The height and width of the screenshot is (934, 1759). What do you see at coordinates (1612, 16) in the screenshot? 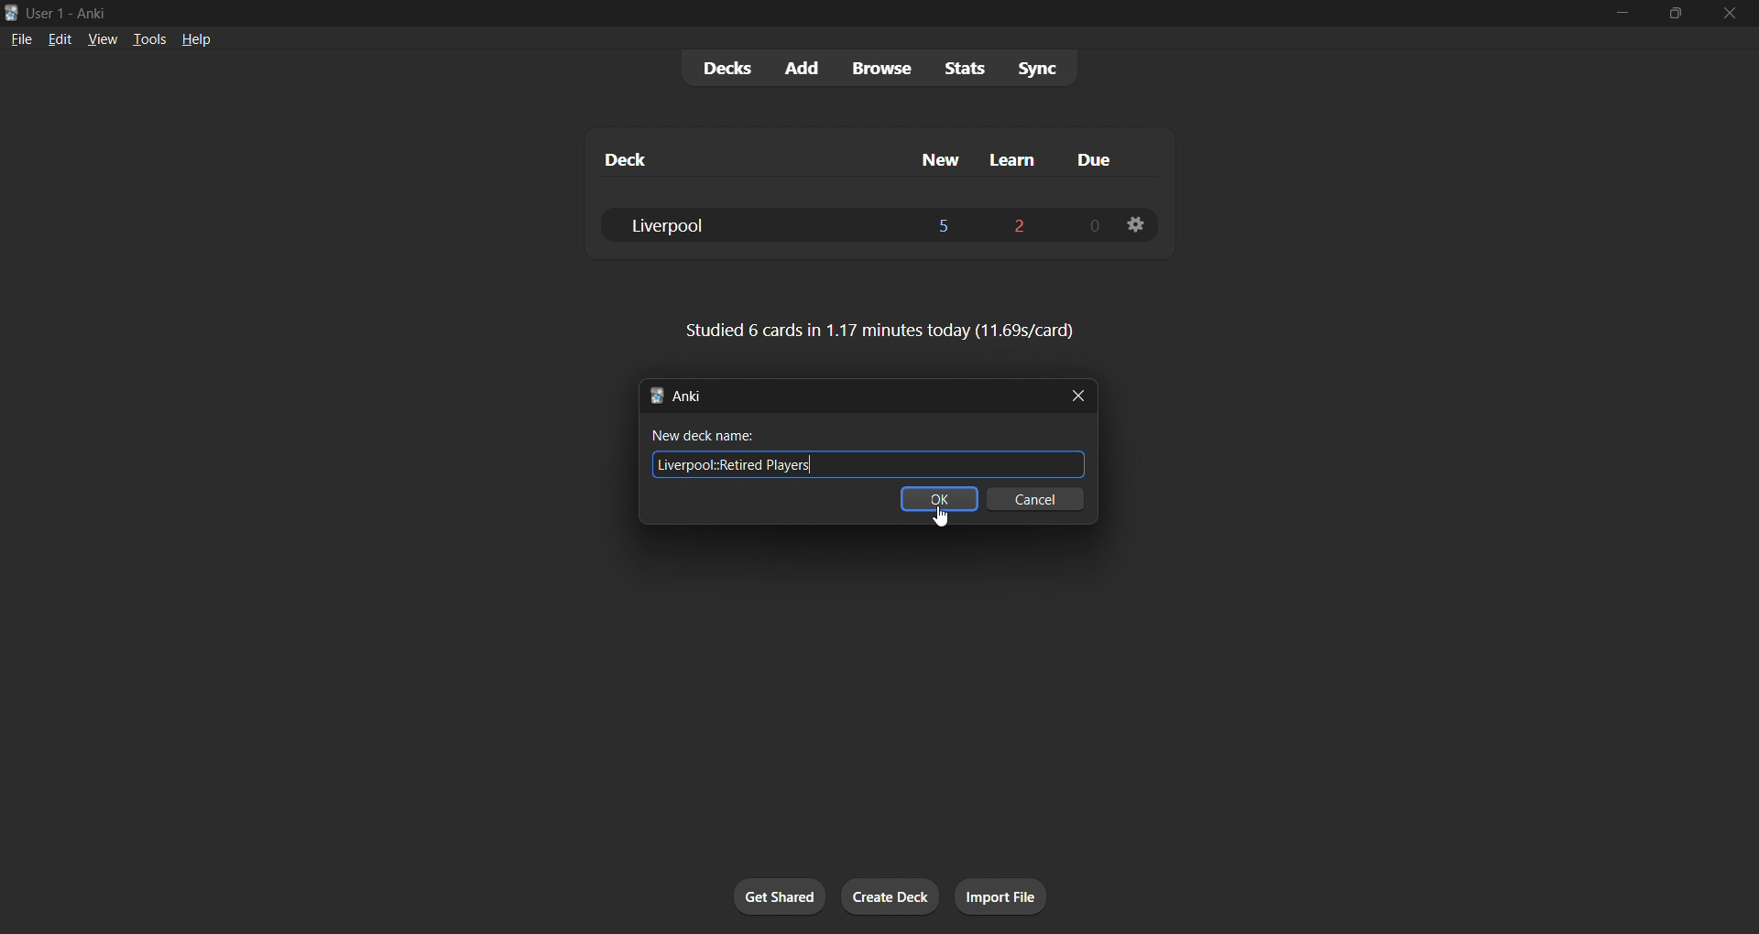
I see `minimize` at bounding box center [1612, 16].